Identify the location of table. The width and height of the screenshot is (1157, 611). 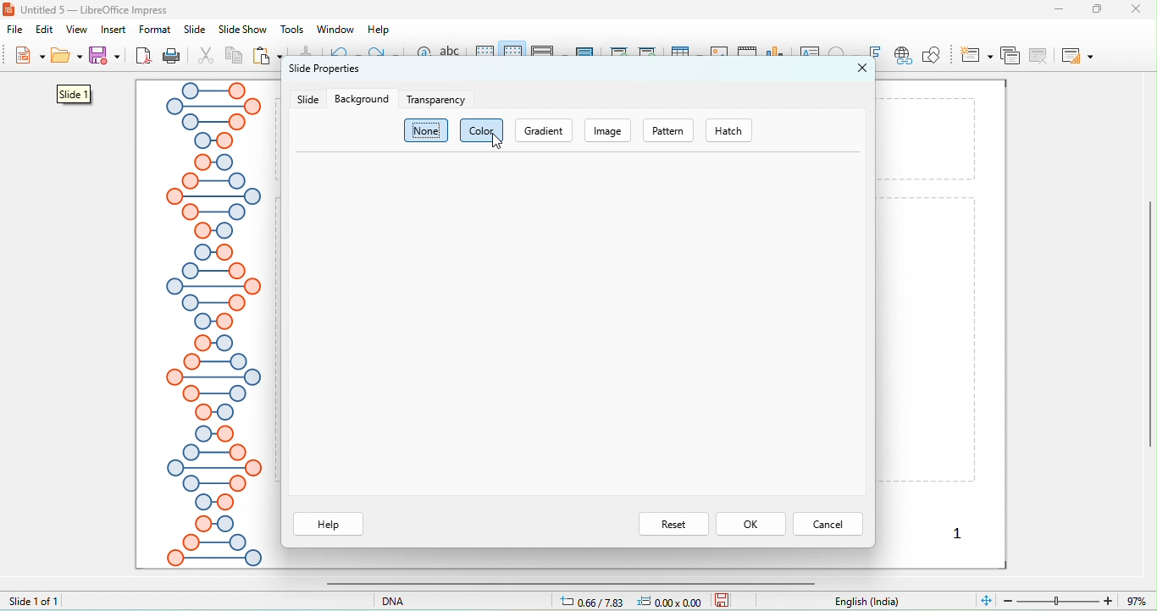
(686, 55).